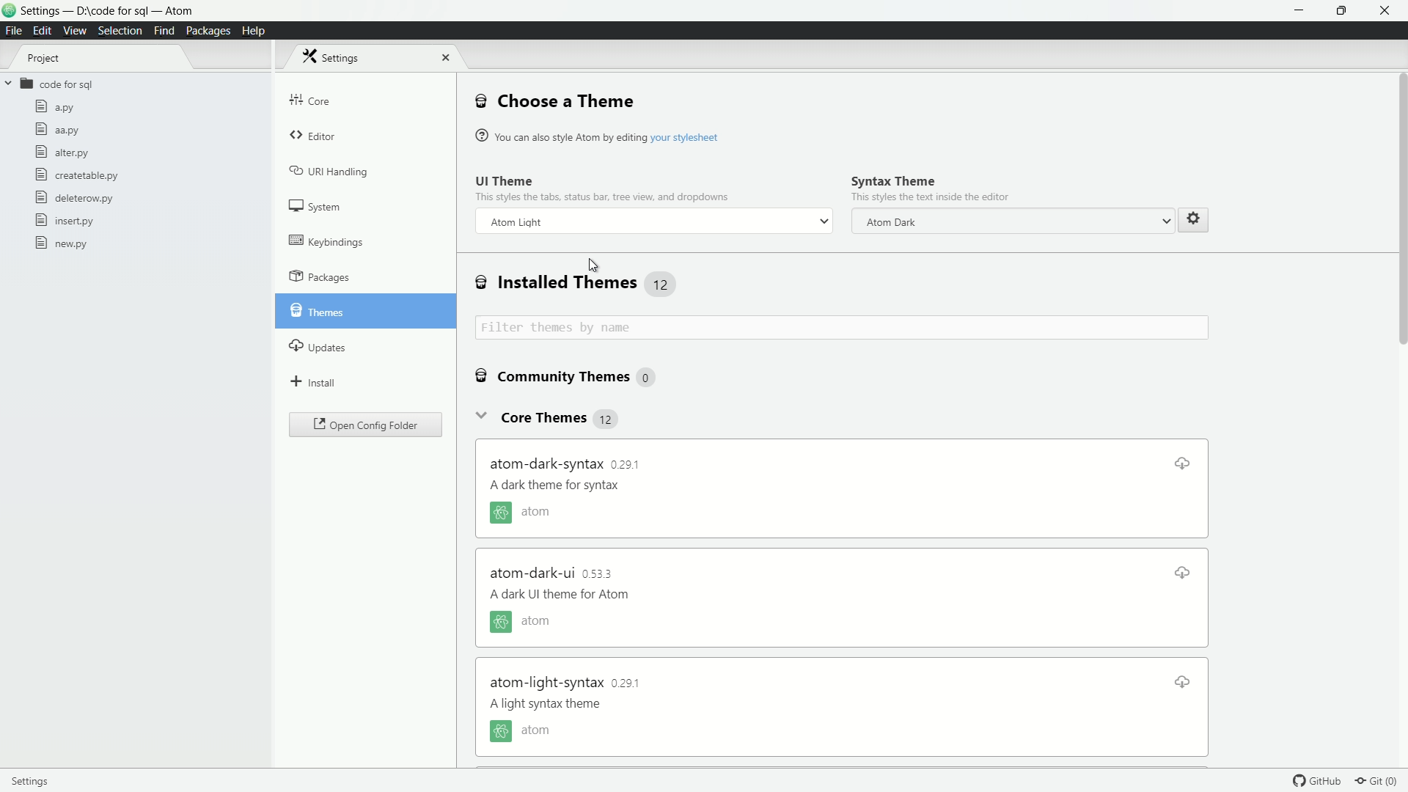  Describe the element at coordinates (12, 31) in the screenshot. I see `file menu` at that location.